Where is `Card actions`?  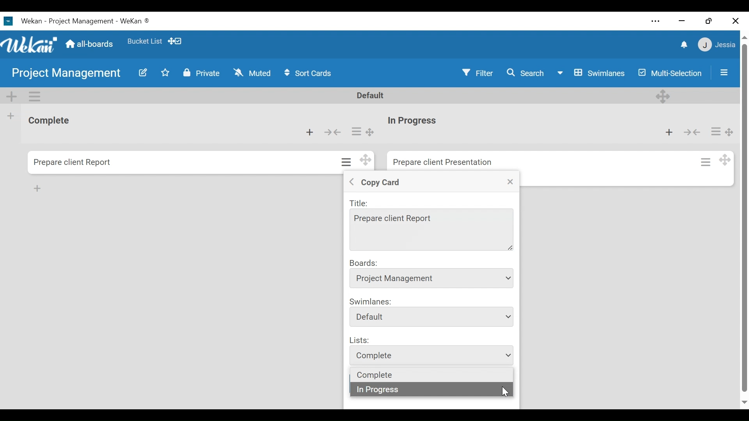
Card actions is located at coordinates (705, 160).